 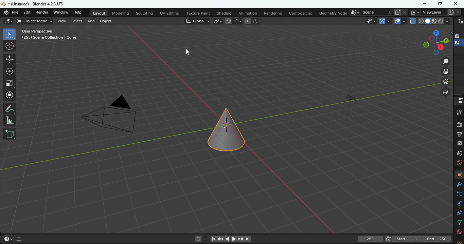 I want to click on GUI show/hide, so click(x=20, y=239).